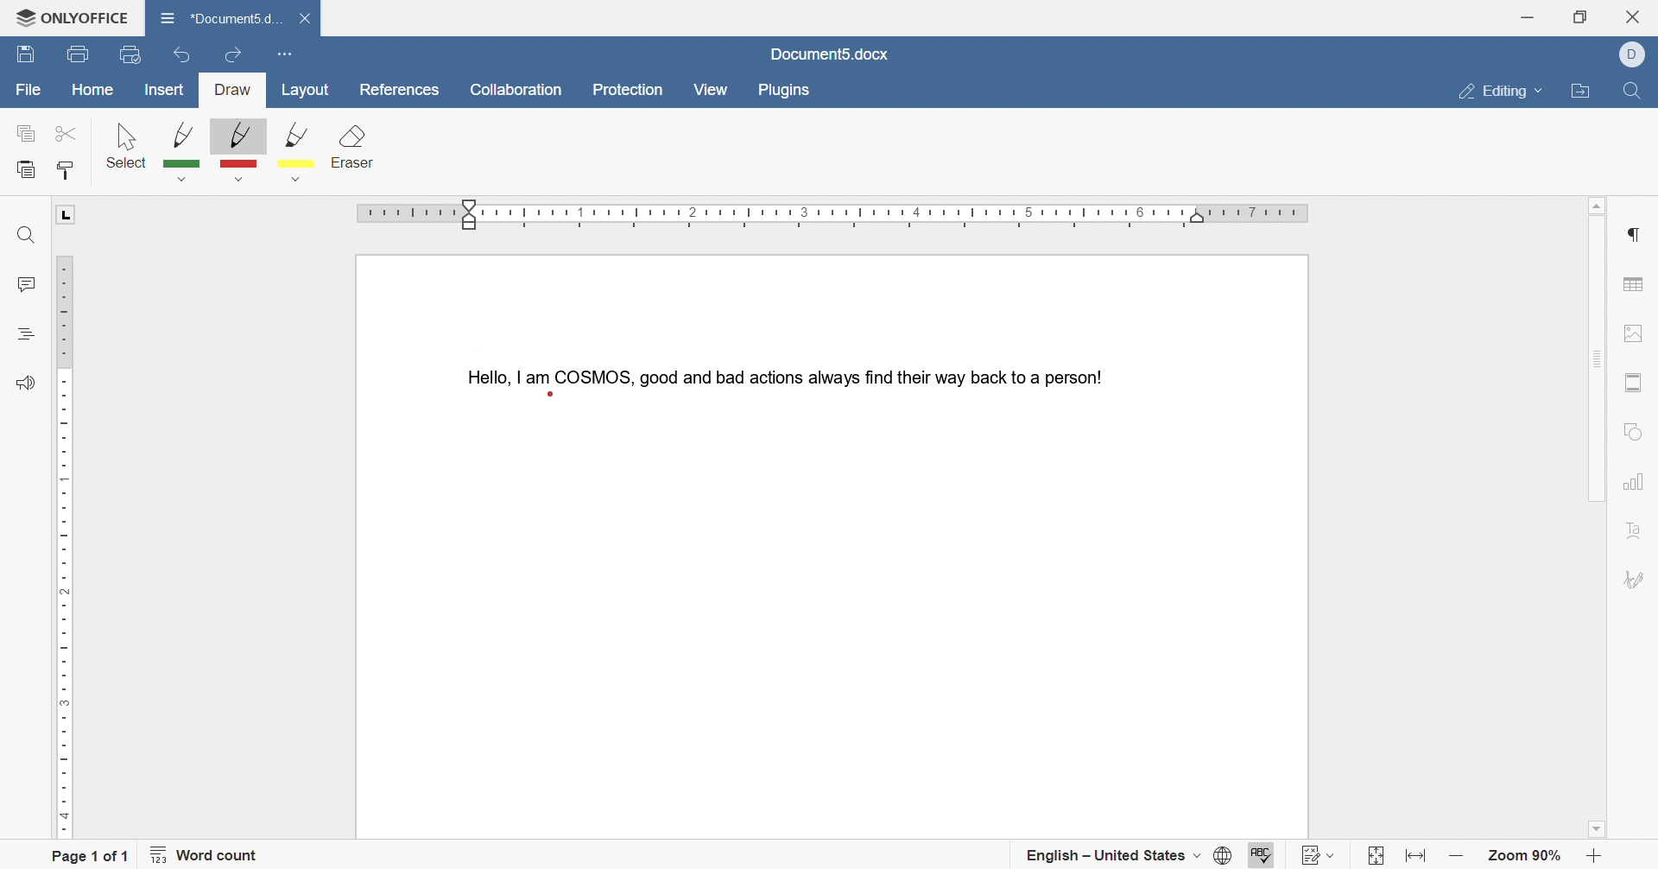  What do you see at coordinates (23, 237) in the screenshot?
I see `find` at bounding box center [23, 237].